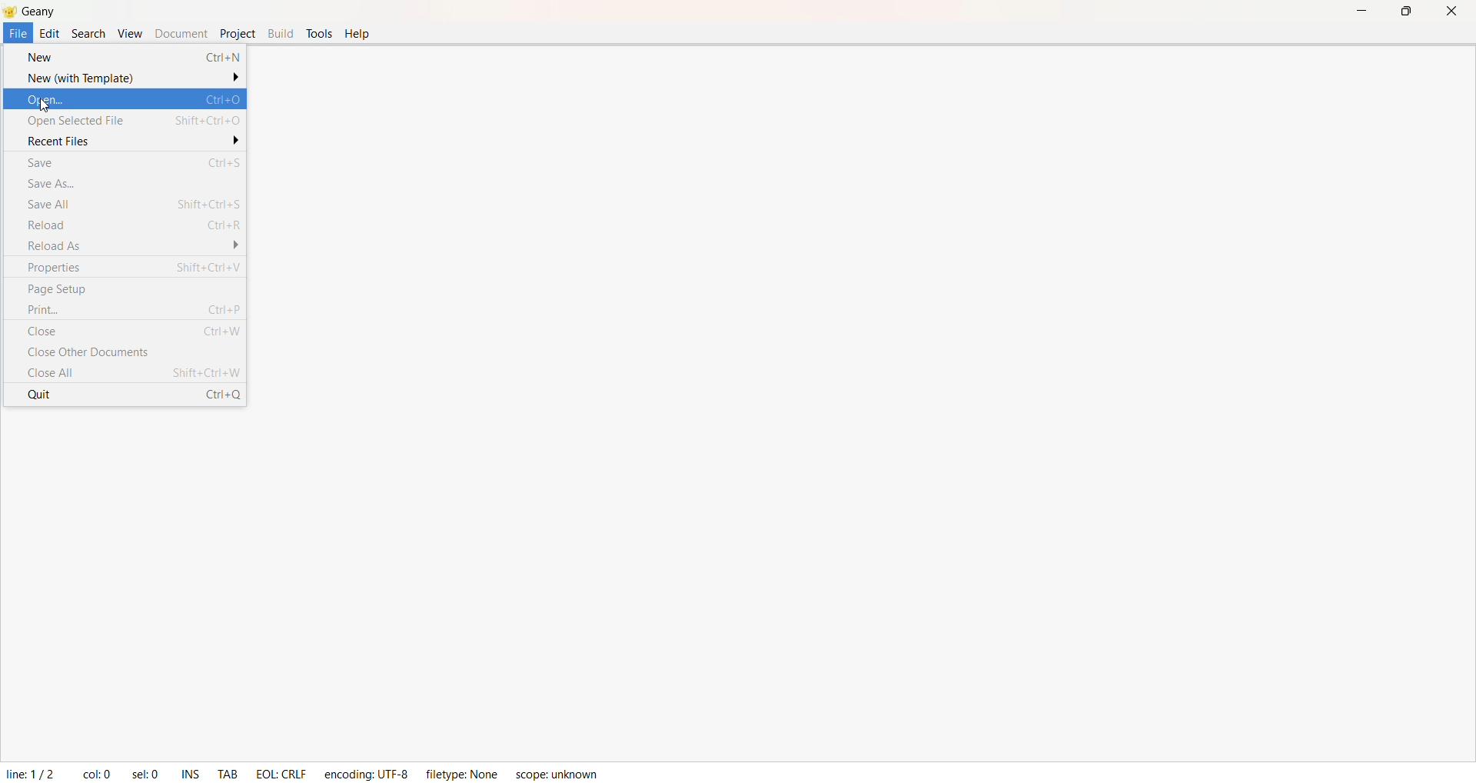  What do you see at coordinates (131, 267) in the screenshot?
I see `Poperties` at bounding box center [131, 267].